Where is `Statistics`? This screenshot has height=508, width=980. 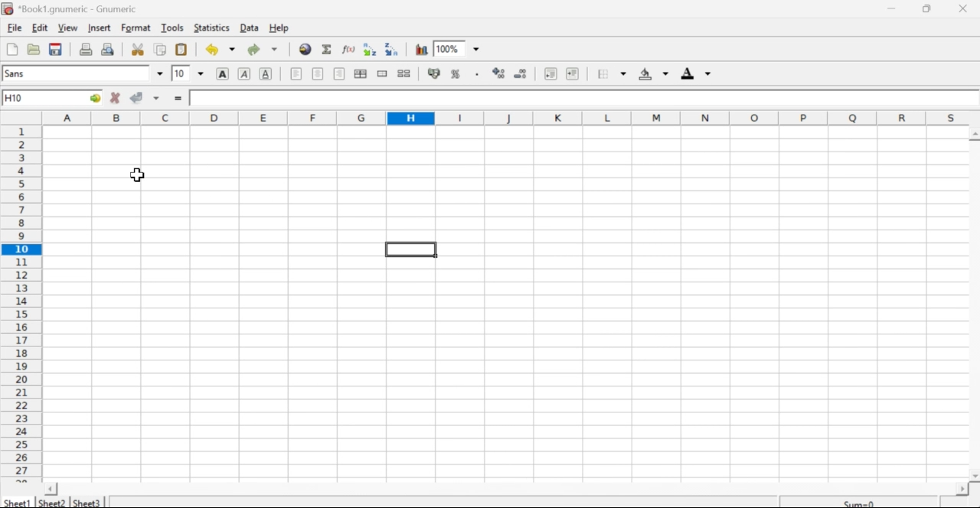
Statistics is located at coordinates (211, 28).